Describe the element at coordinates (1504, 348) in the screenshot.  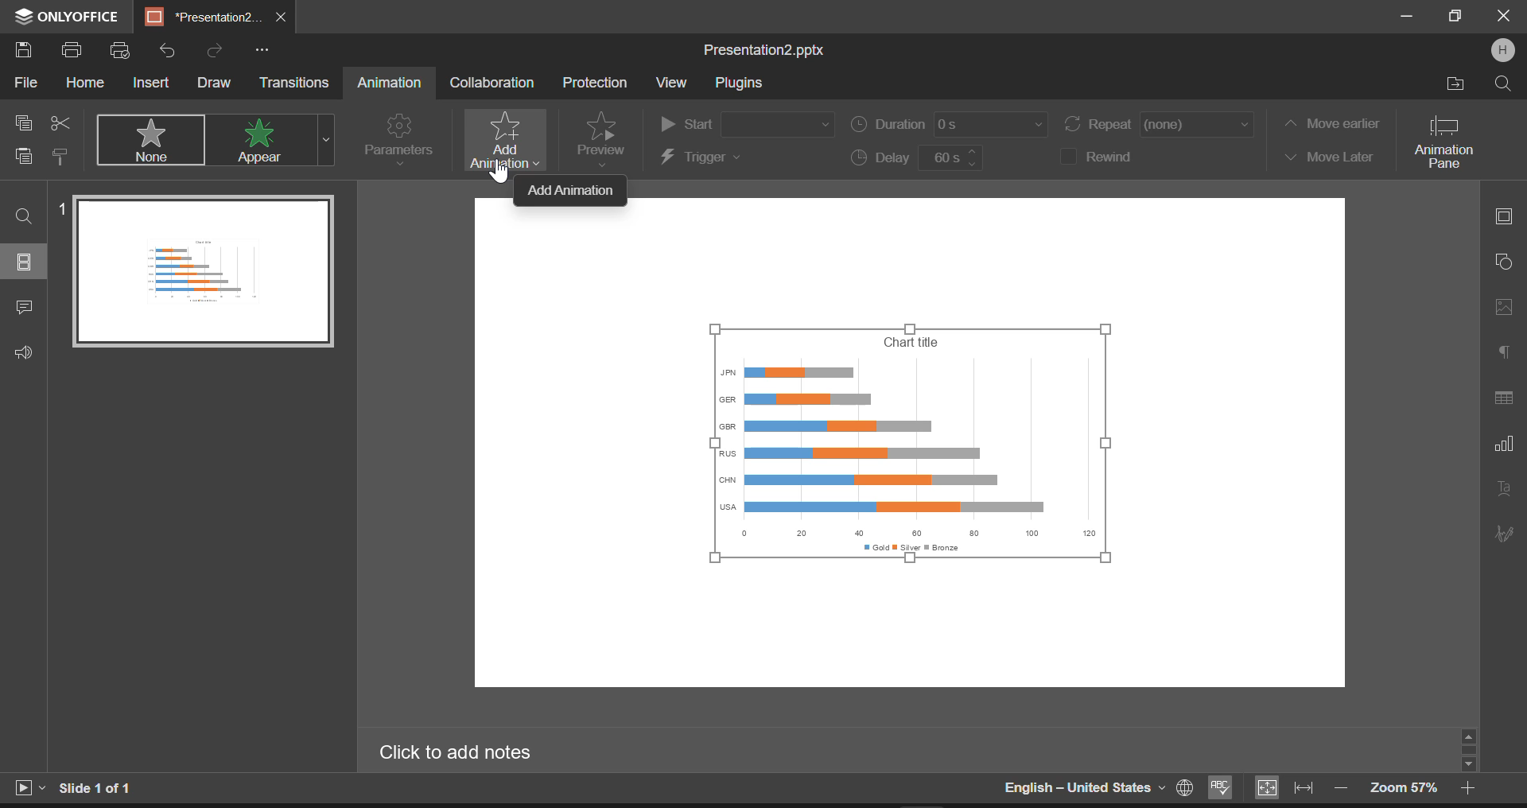
I see `Paragraph Settings` at that location.